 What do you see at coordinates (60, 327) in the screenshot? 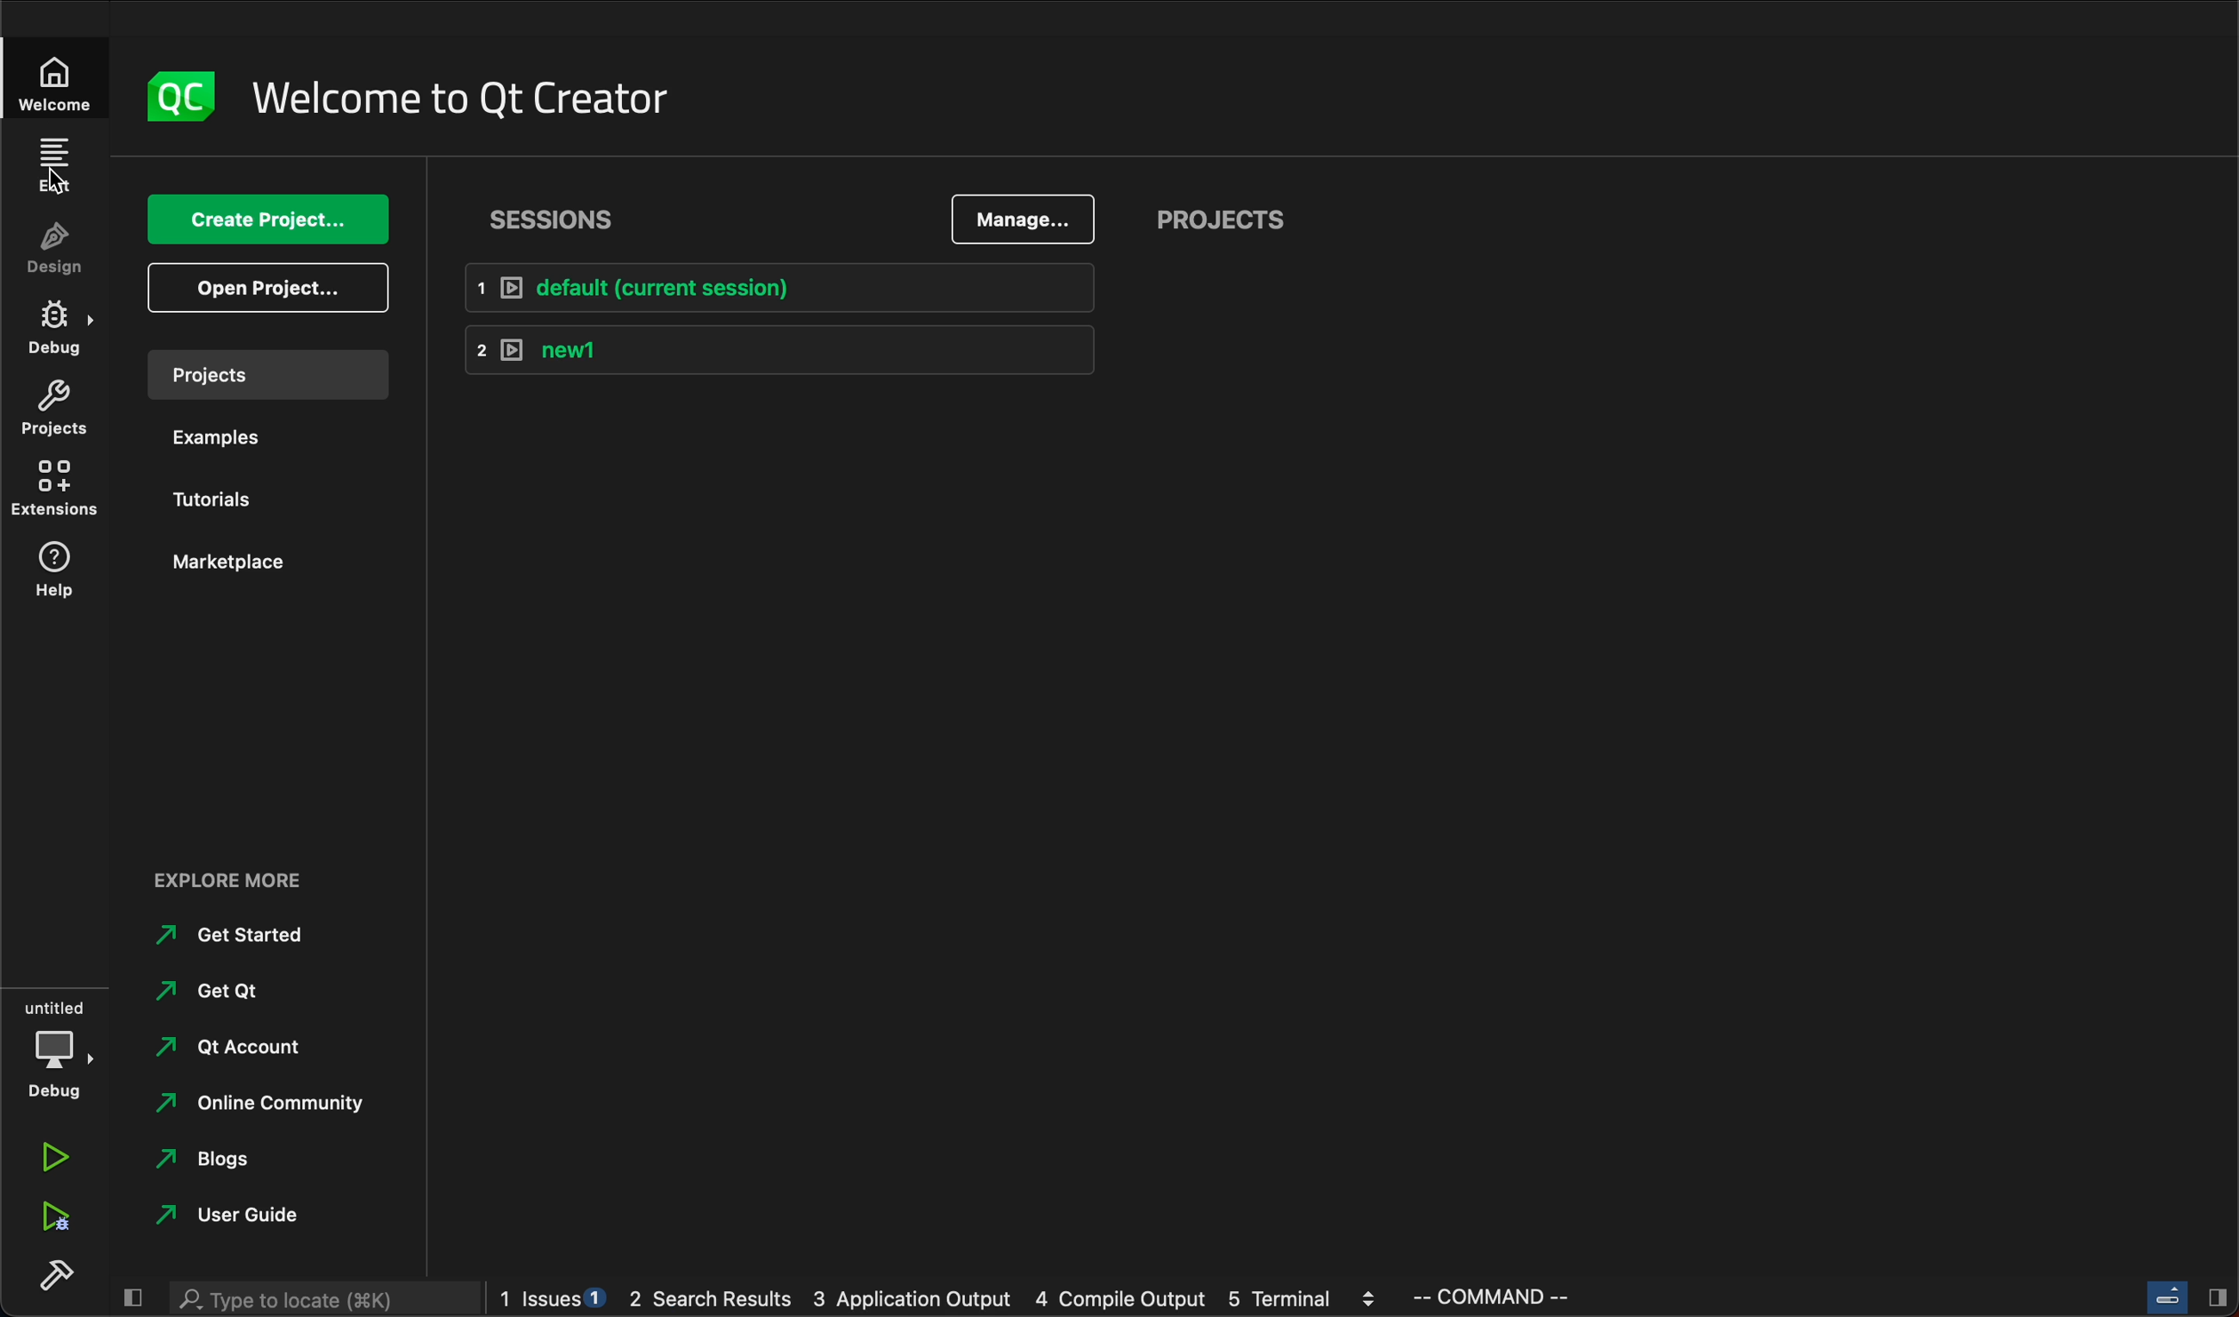
I see `debug` at bounding box center [60, 327].